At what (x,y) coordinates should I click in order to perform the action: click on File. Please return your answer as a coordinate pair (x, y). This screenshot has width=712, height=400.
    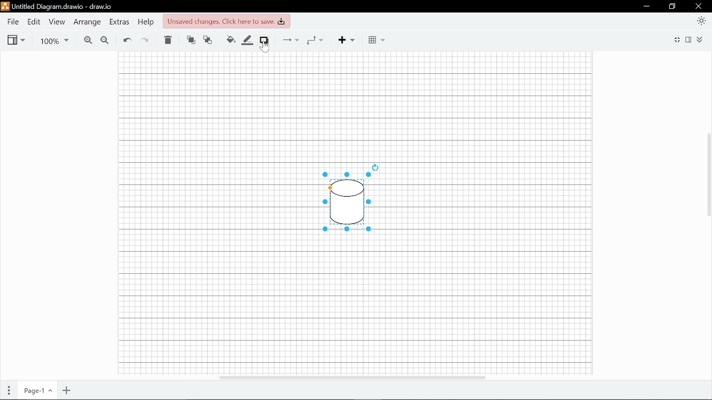
    Looking at the image, I should click on (13, 22).